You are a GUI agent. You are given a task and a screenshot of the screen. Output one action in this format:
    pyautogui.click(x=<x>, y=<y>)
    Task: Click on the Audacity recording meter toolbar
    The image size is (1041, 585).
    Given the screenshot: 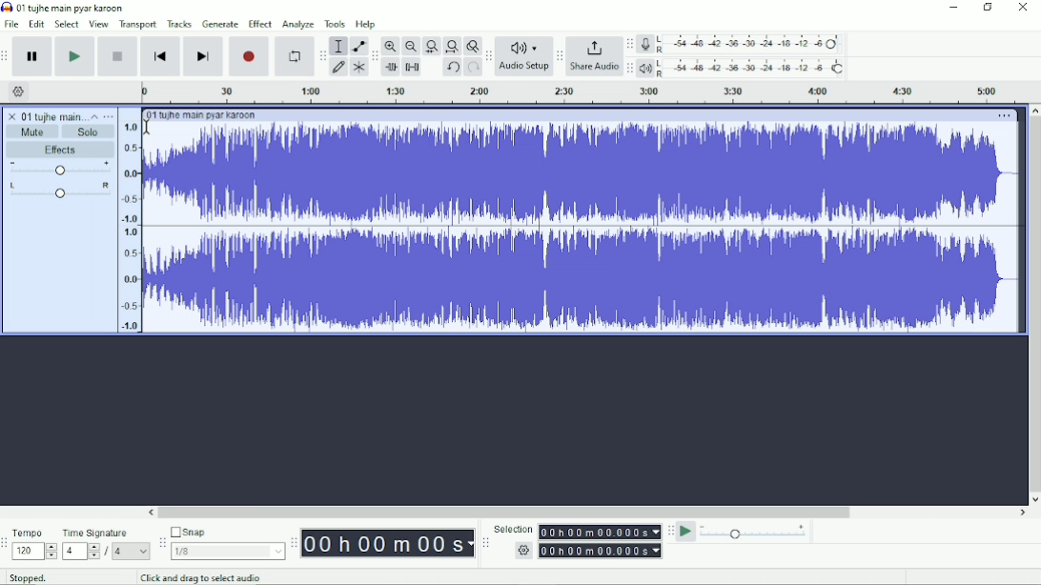 What is the action you would take?
    pyautogui.click(x=630, y=44)
    